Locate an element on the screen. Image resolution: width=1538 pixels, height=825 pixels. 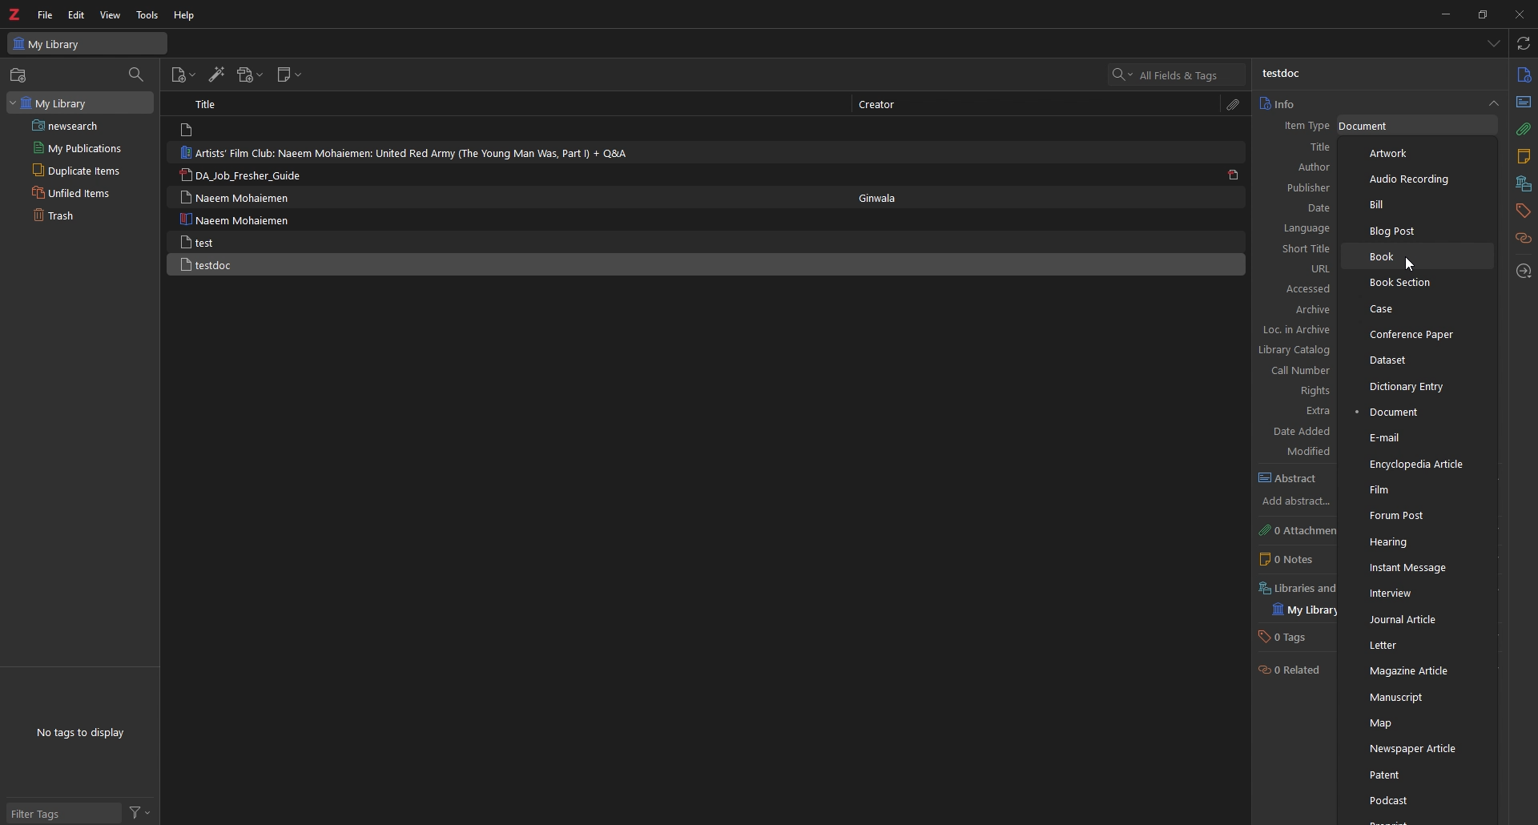
testdoc is located at coordinates (239, 264).